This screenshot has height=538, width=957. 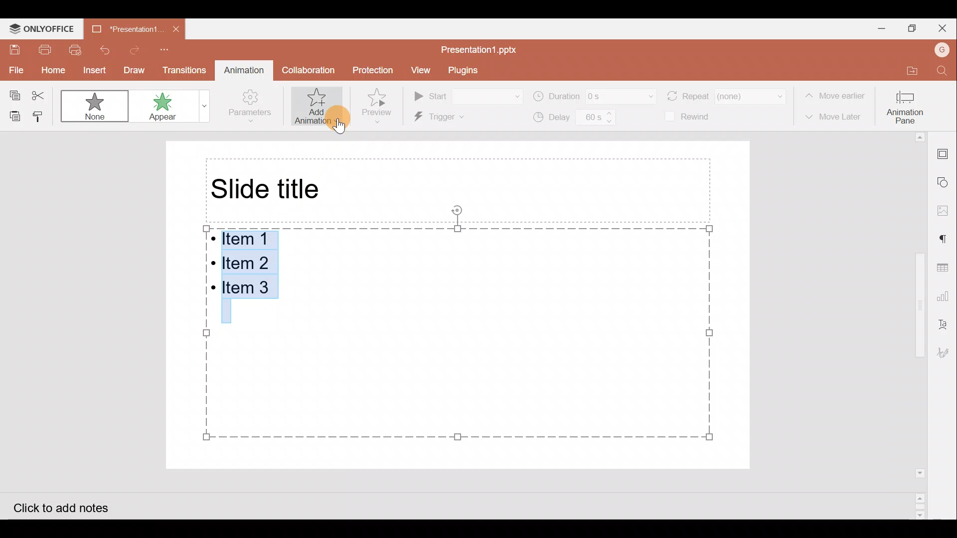 I want to click on Appear, so click(x=171, y=108).